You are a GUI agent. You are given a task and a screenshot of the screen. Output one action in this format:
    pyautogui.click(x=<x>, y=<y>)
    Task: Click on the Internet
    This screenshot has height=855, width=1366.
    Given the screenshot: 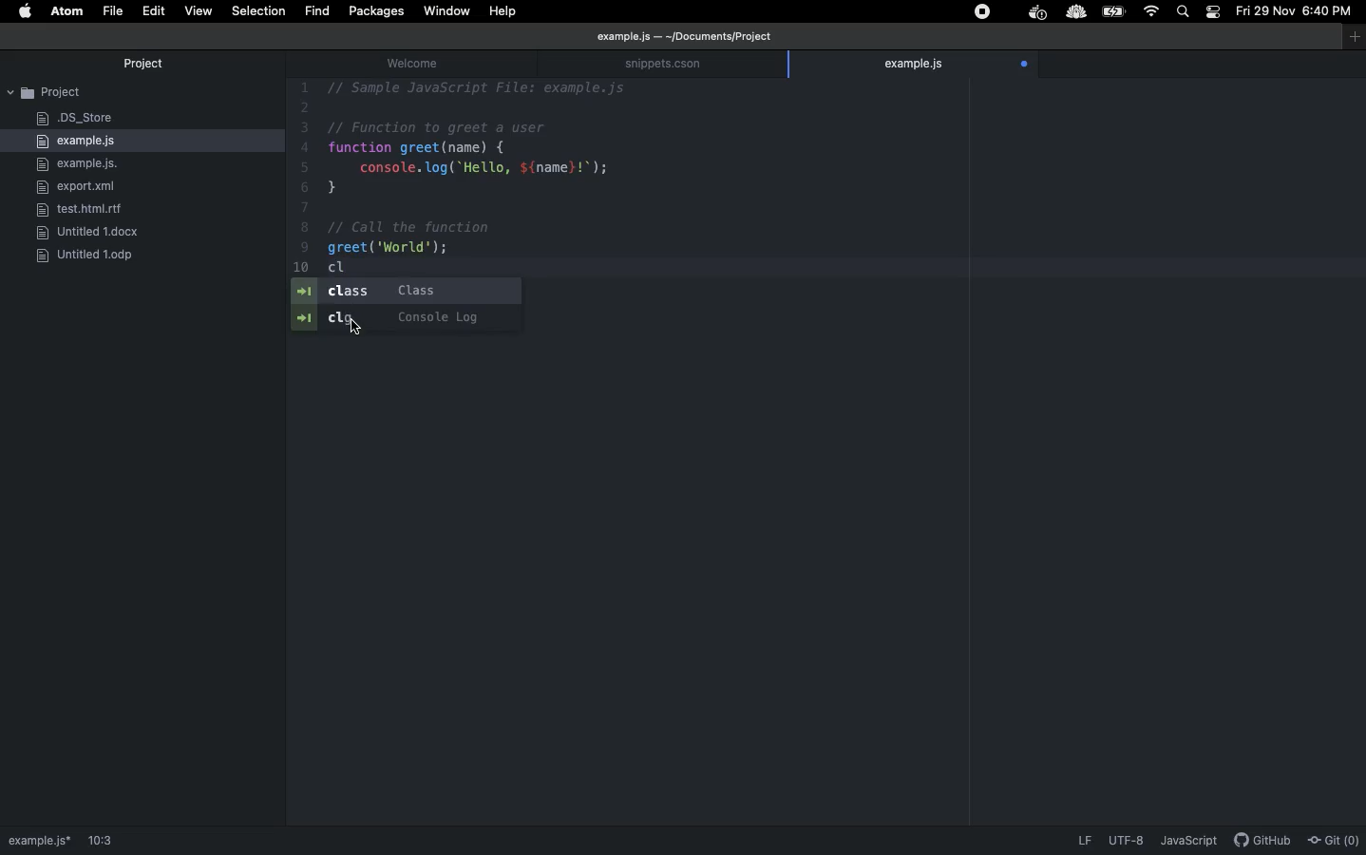 What is the action you would take?
    pyautogui.click(x=1151, y=11)
    